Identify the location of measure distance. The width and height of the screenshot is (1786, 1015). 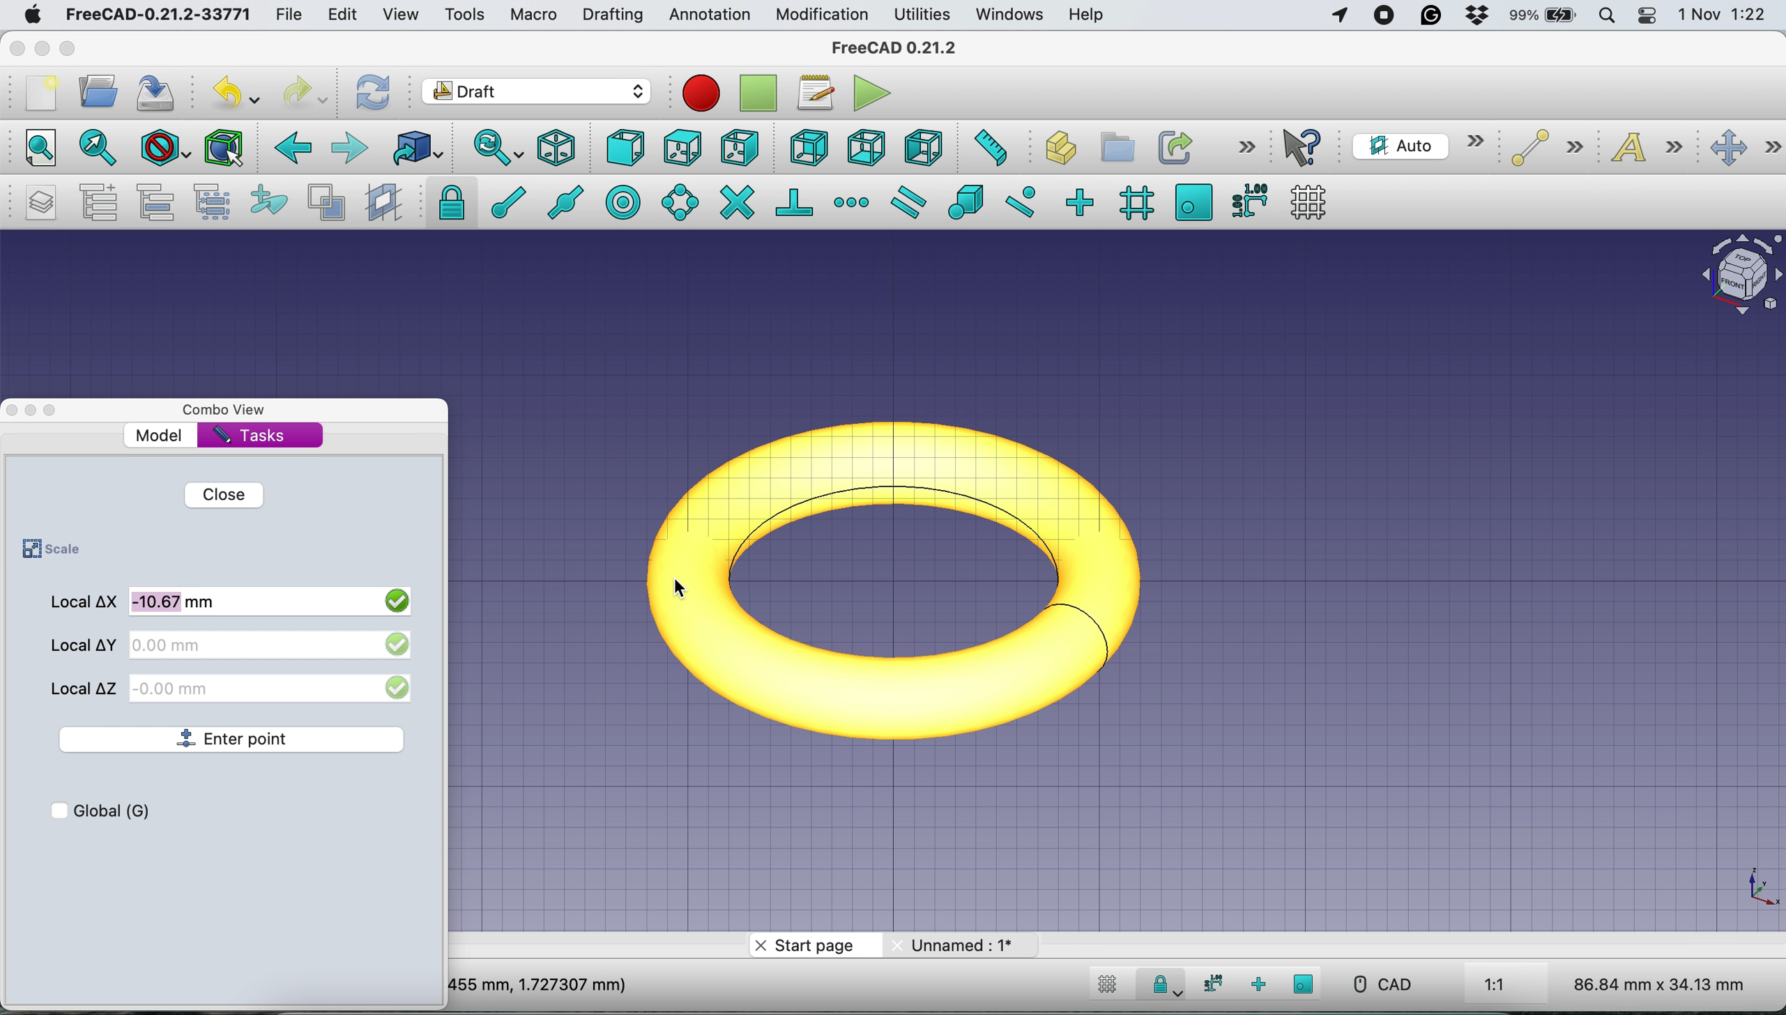
(989, 149).